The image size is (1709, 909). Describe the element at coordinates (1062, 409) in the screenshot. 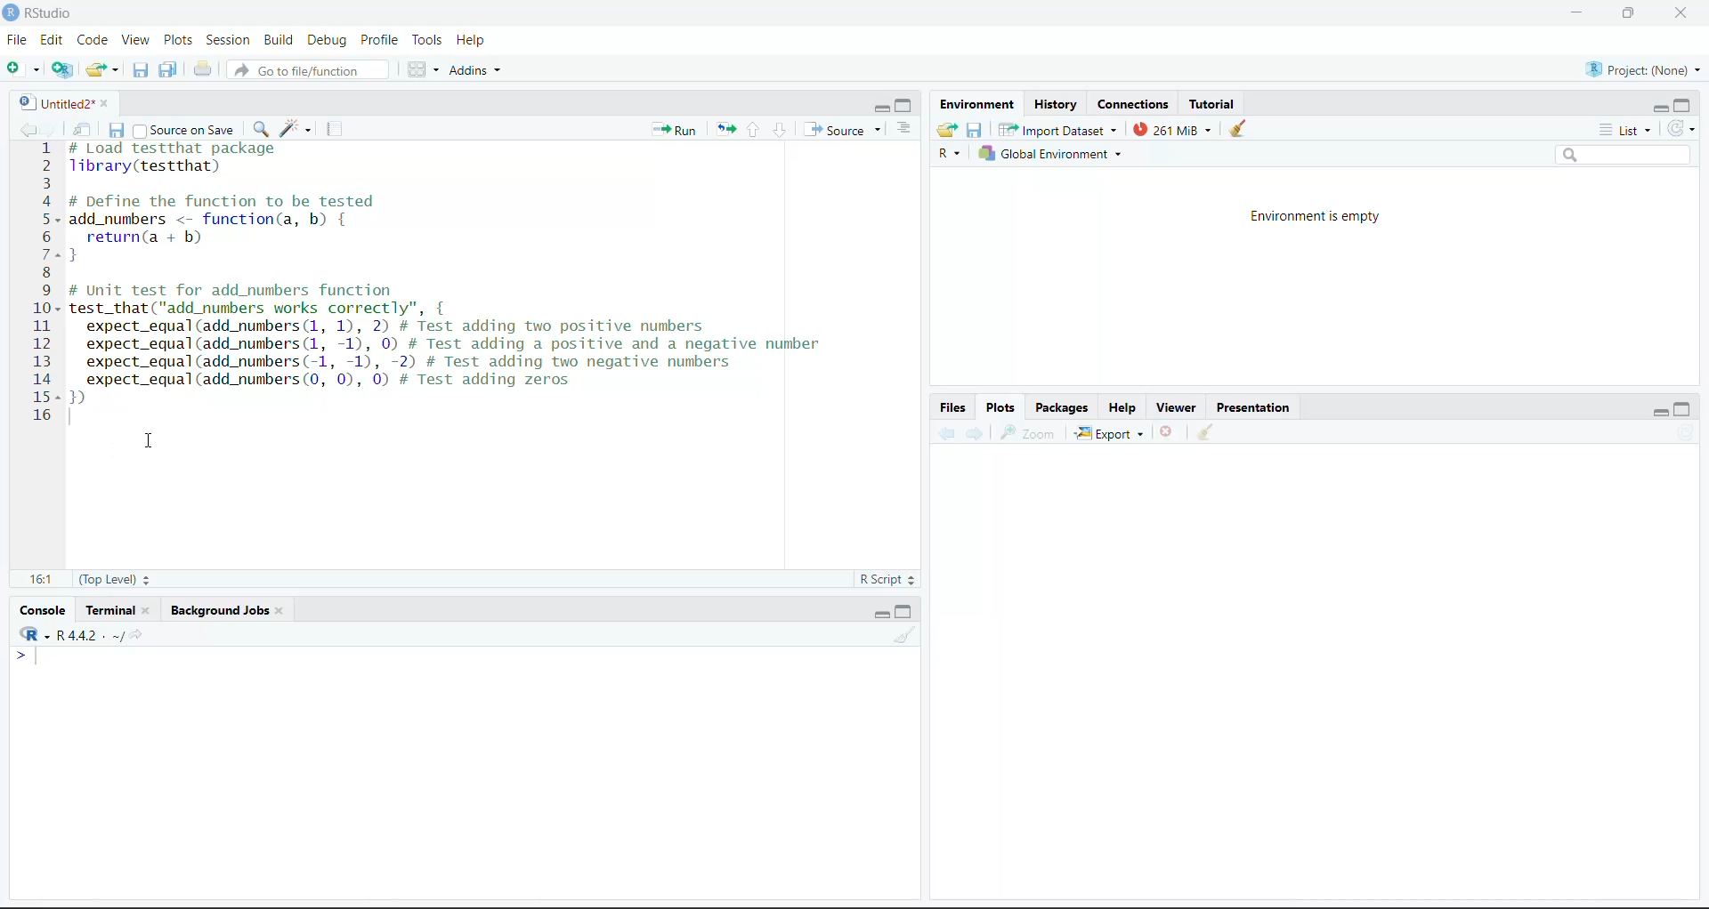

I see `Packages` at that location.